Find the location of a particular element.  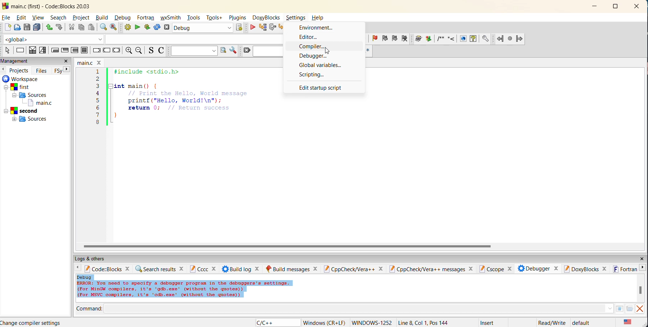

code:blocks is located at coordinates (110, 268).